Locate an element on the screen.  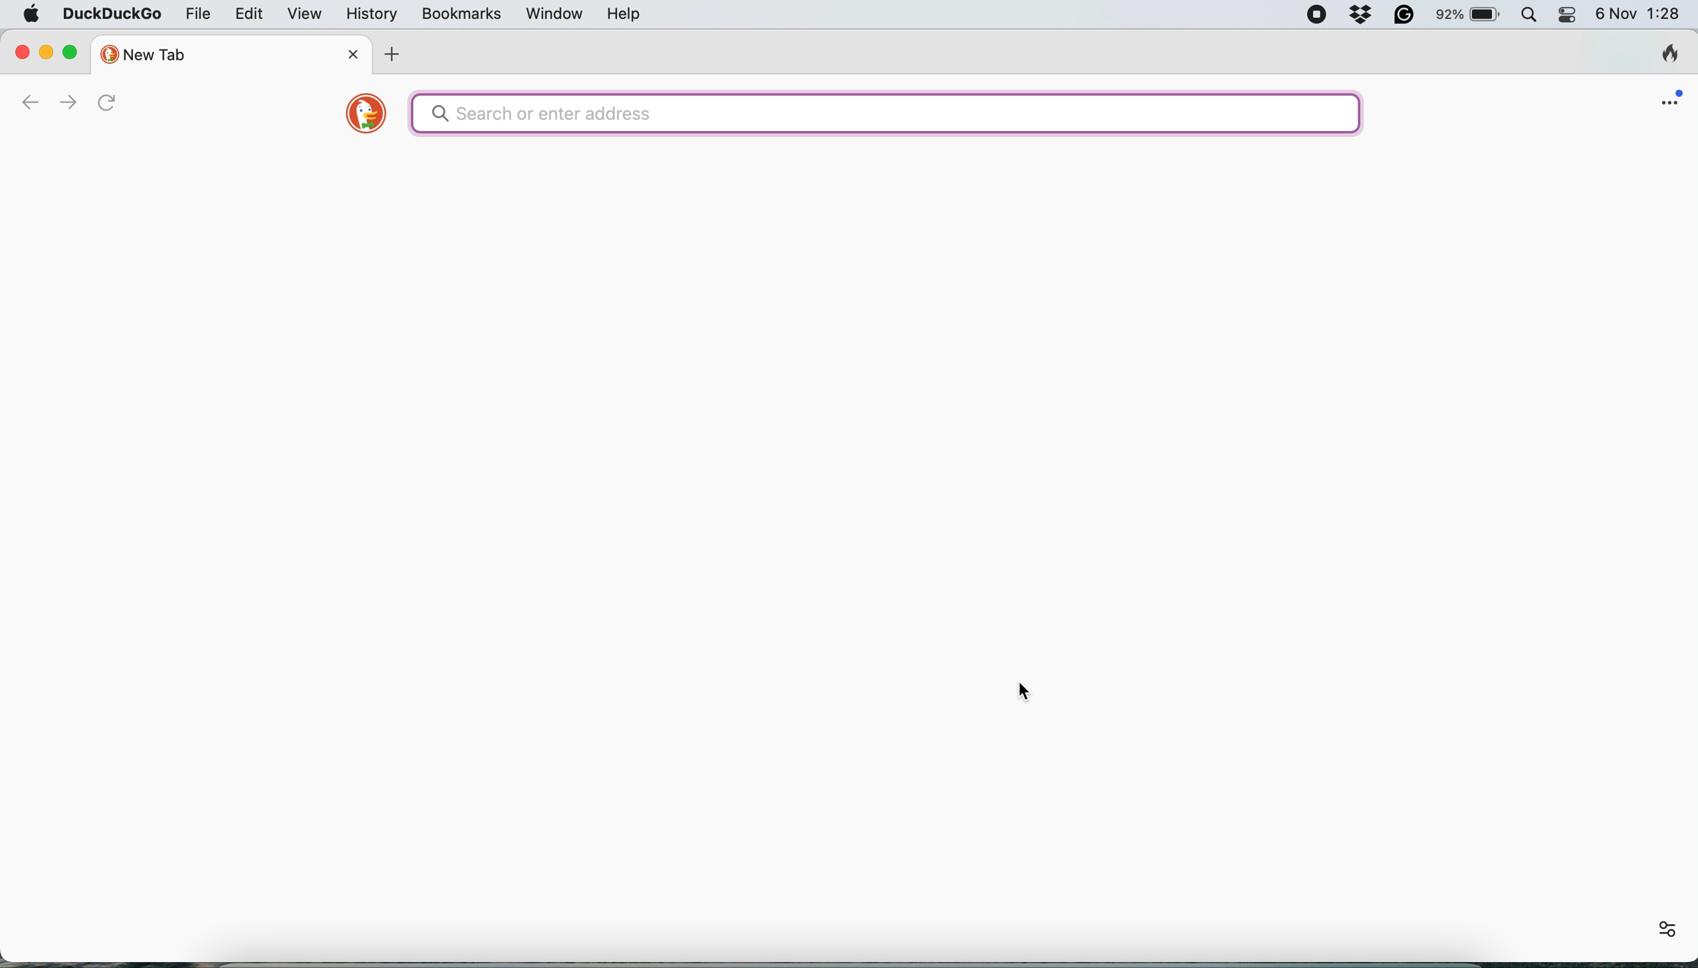
view is located at coordinates (306, 15).